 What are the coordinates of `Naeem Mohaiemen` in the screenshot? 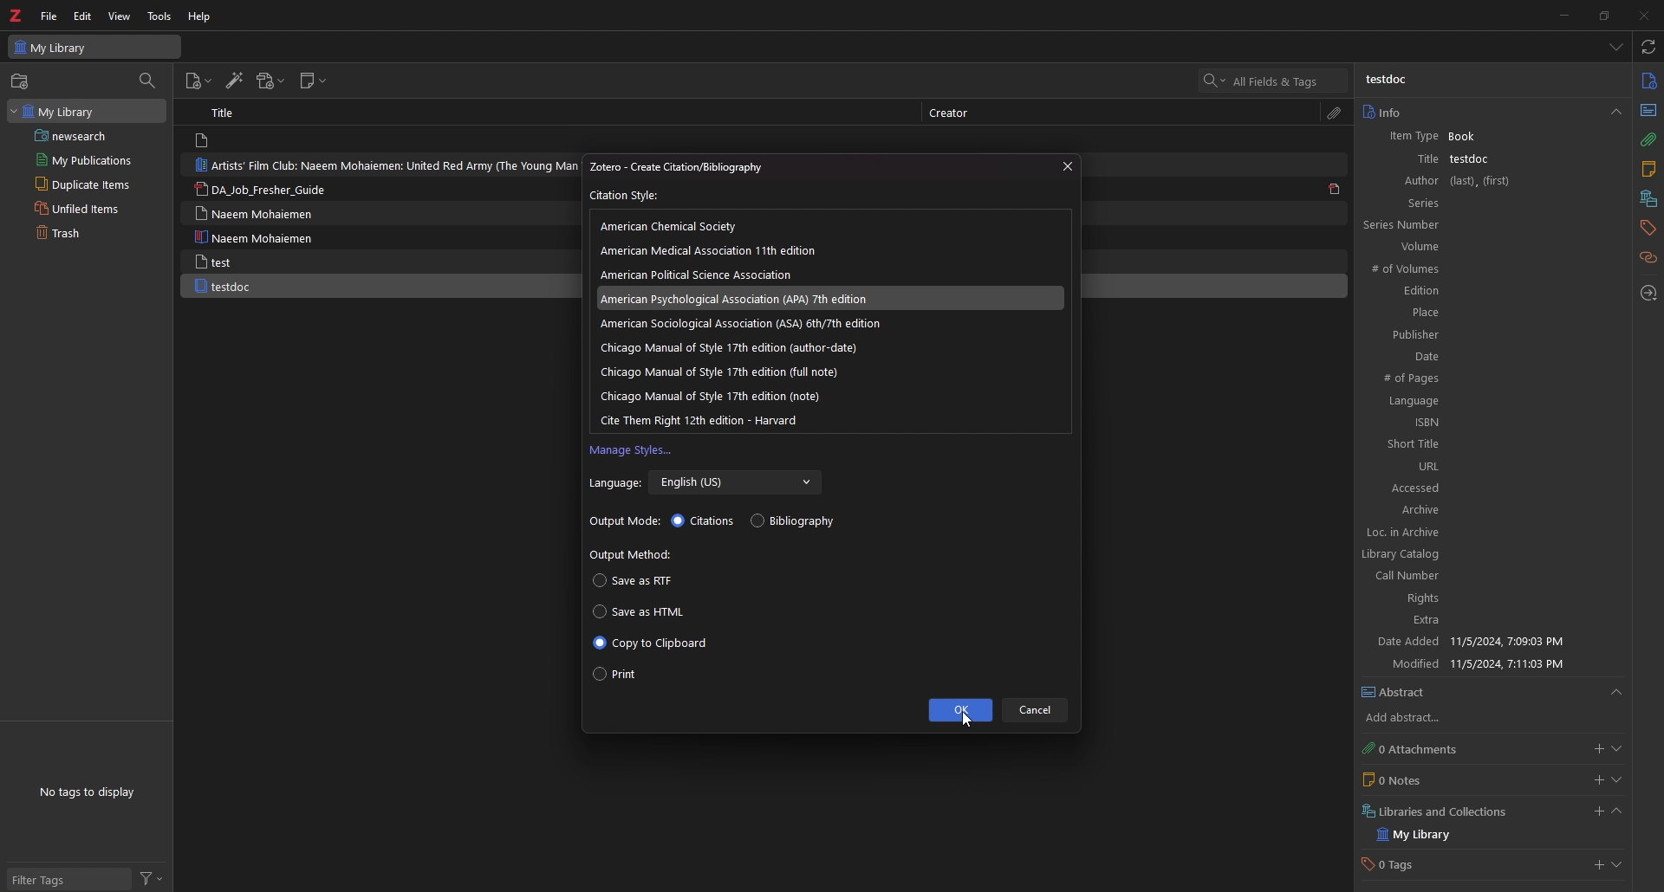 It's located at (254, 213).